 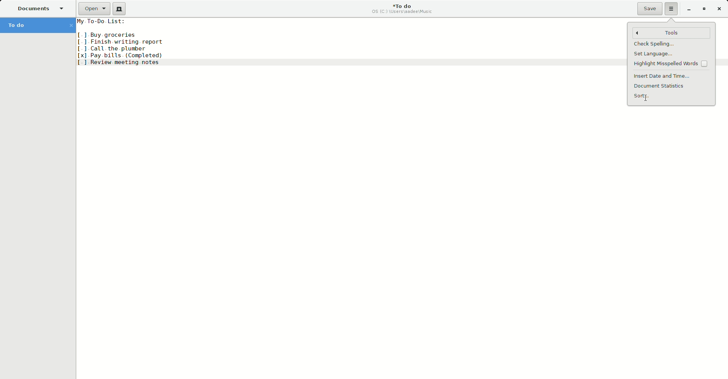 What do you see at coordinates (648, 100) in the screenshot?
I see `cursor` at bounding box center [648, 100].